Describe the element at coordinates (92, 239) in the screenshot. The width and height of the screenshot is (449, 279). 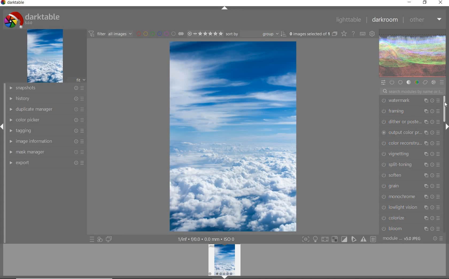
I see `QUICK ACCESS TO PRESET` at that location.